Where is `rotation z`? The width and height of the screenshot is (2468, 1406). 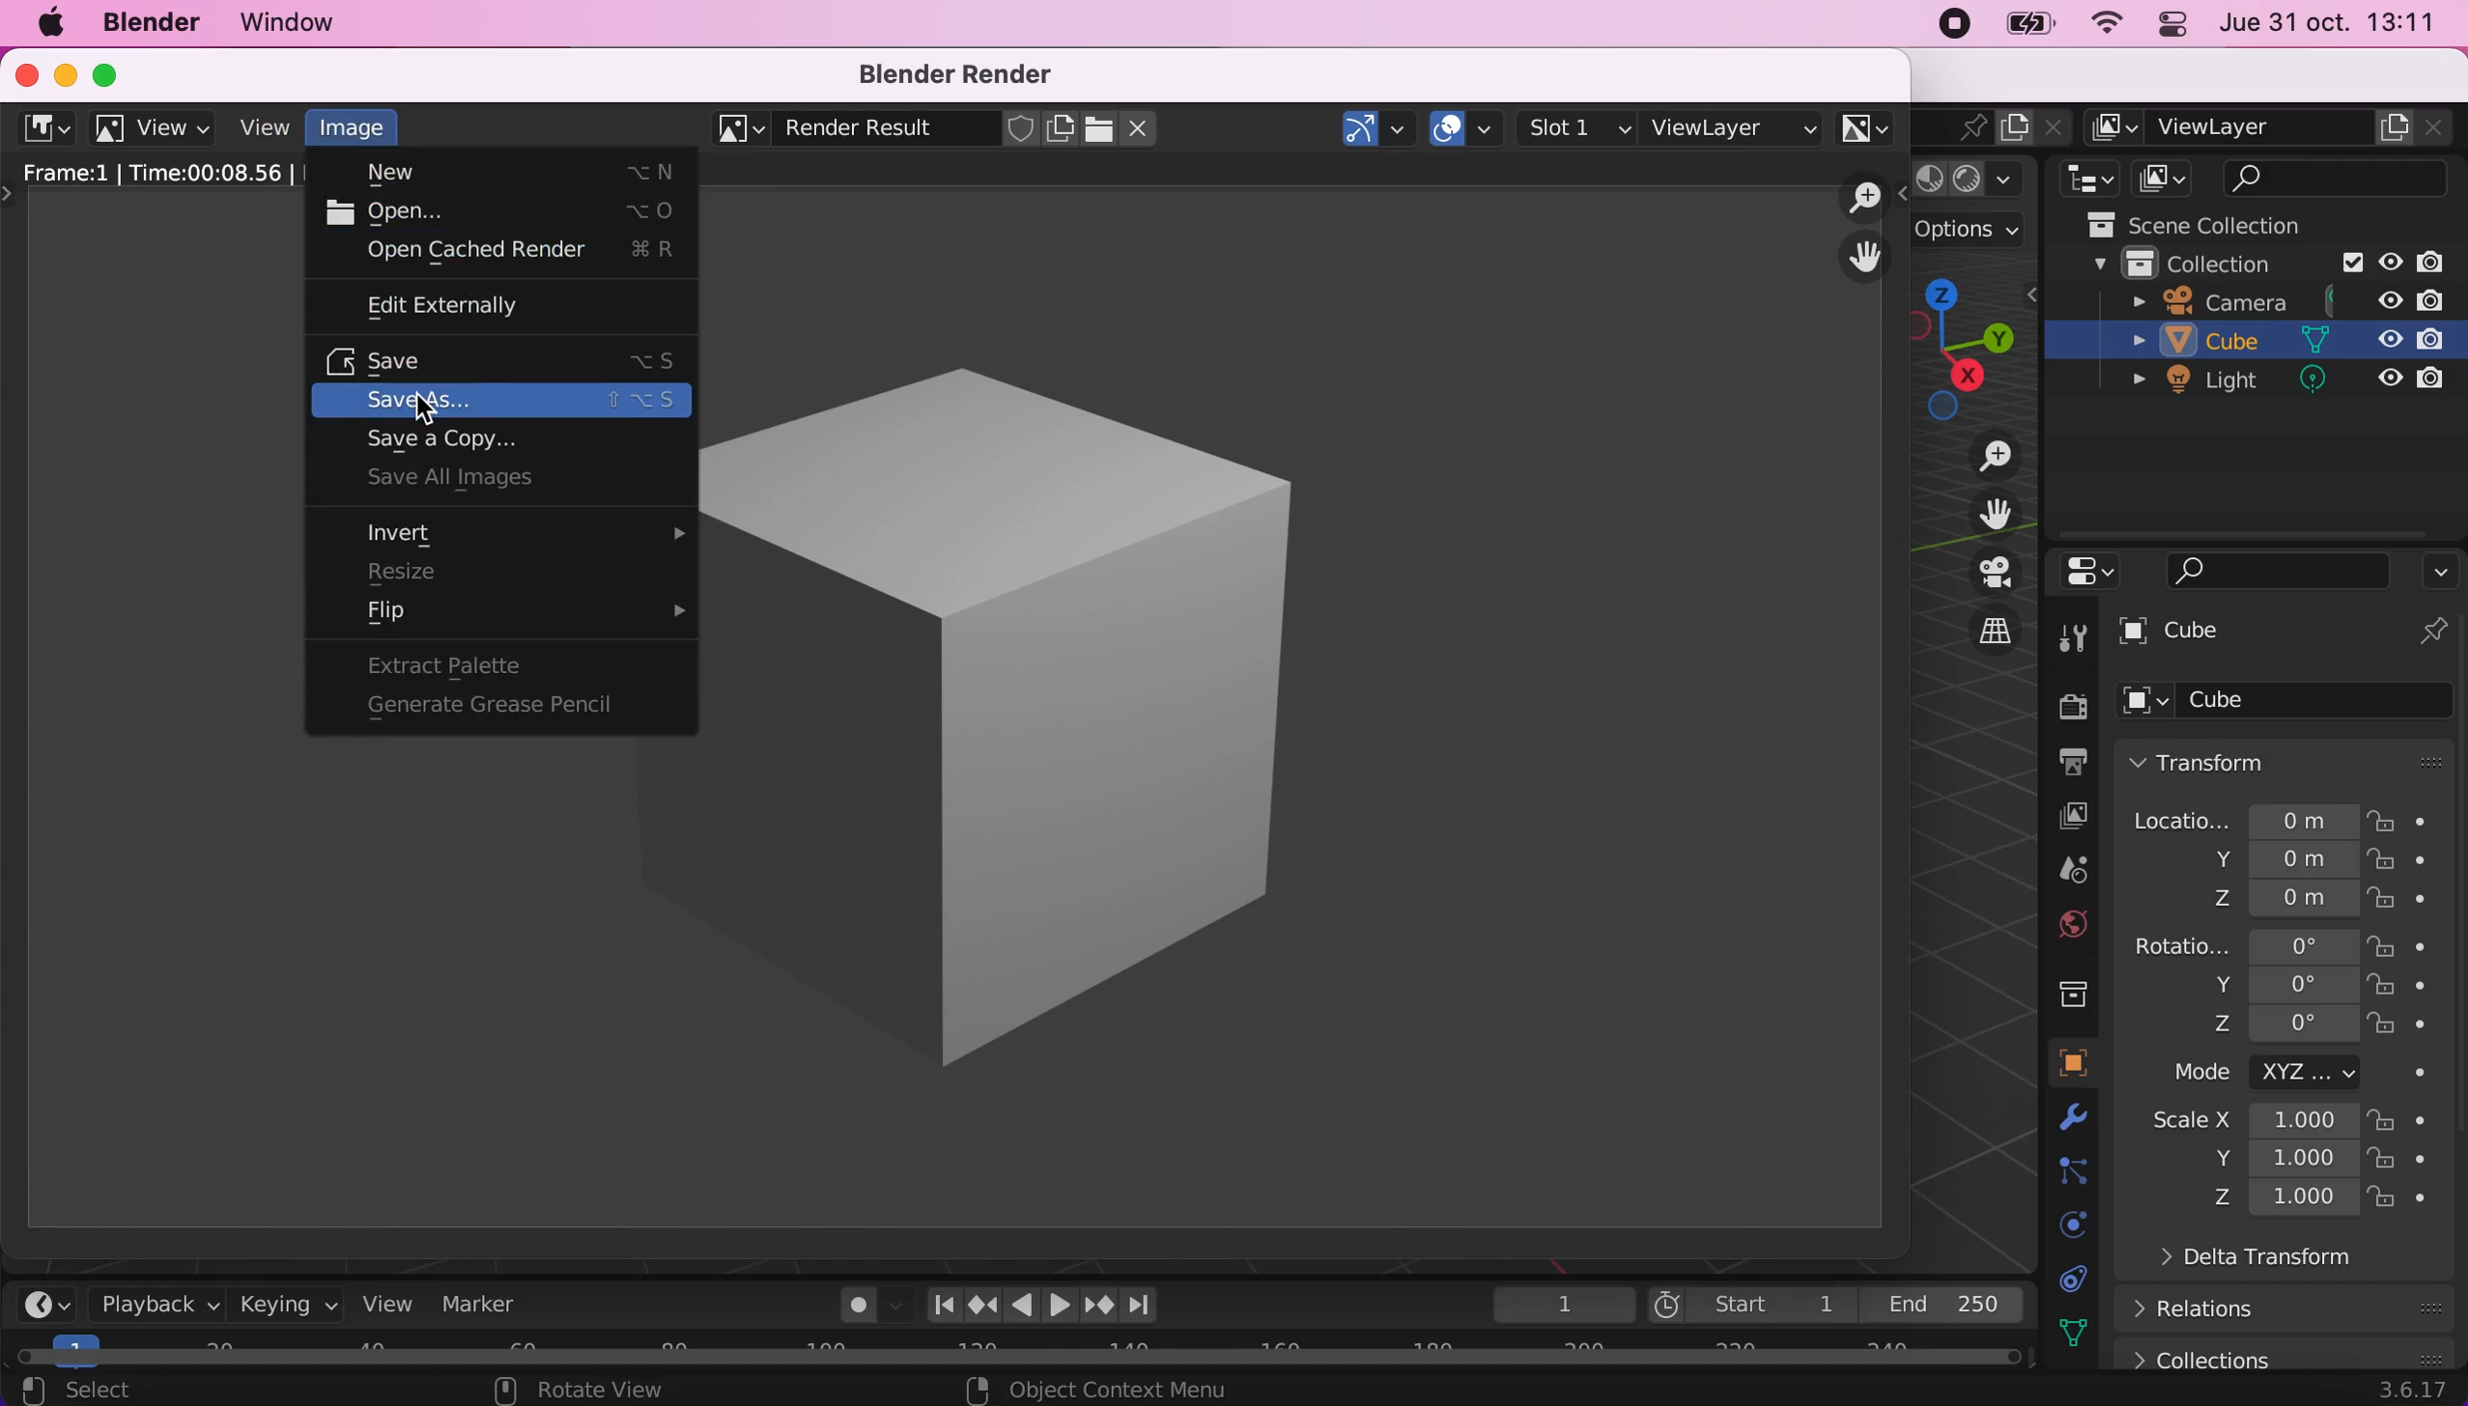 rotation z is located at coordinates (2235, 1031).